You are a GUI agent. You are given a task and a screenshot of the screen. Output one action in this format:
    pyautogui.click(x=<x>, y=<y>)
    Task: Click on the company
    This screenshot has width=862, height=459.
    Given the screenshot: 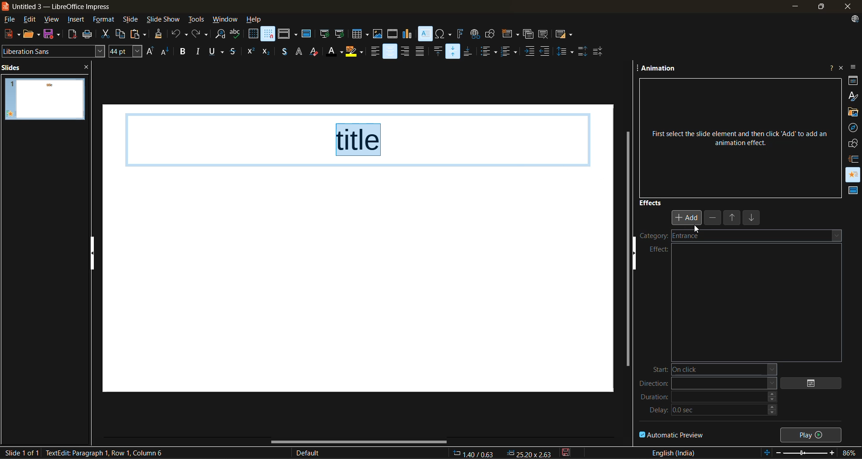 What is the action you would take?
    pyautogui.click(x=668, y=237)
    